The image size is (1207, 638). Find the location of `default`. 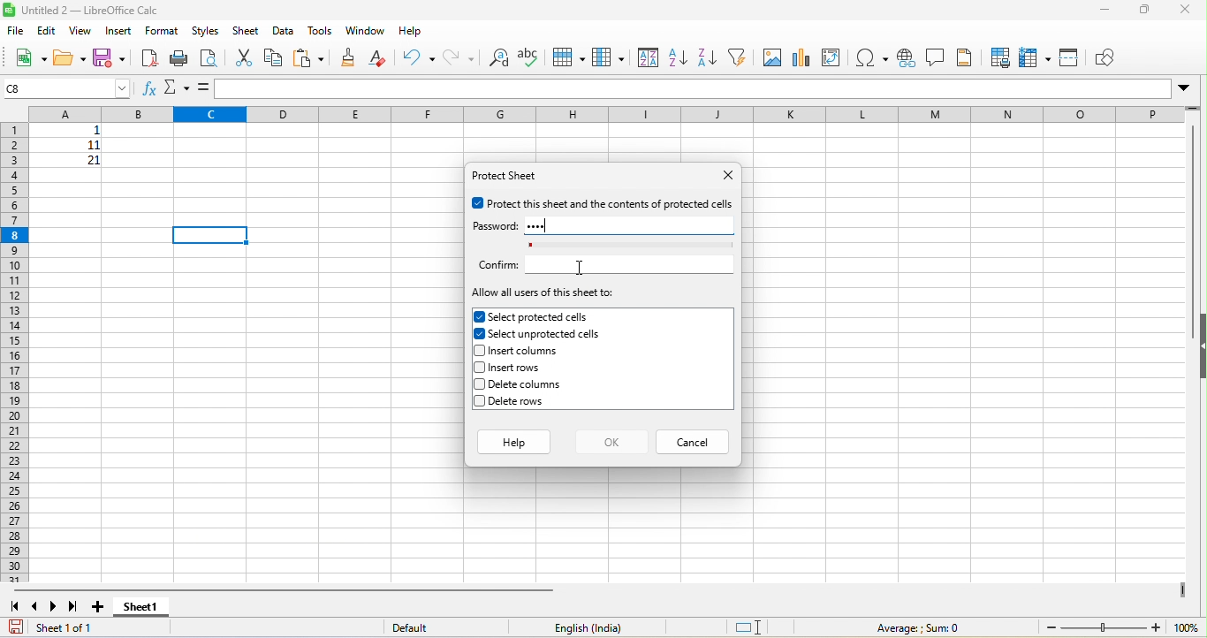

default is located at coordinates (422, 627).